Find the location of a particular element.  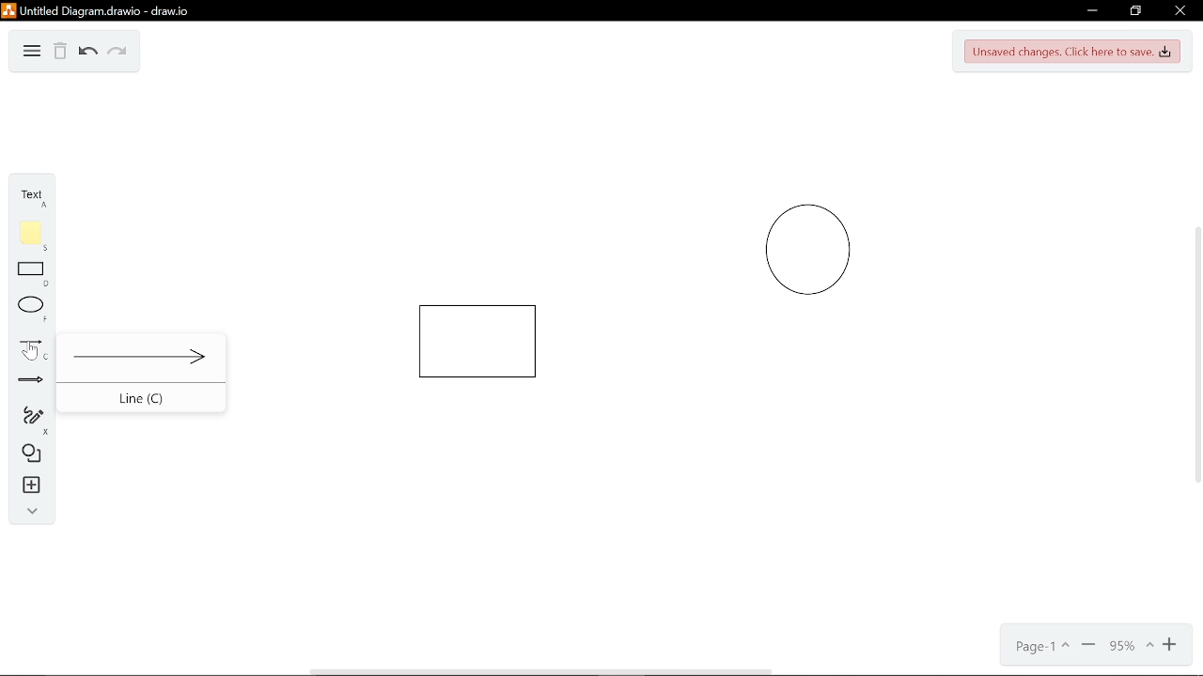

Close is located at coordinates (1179, 11).